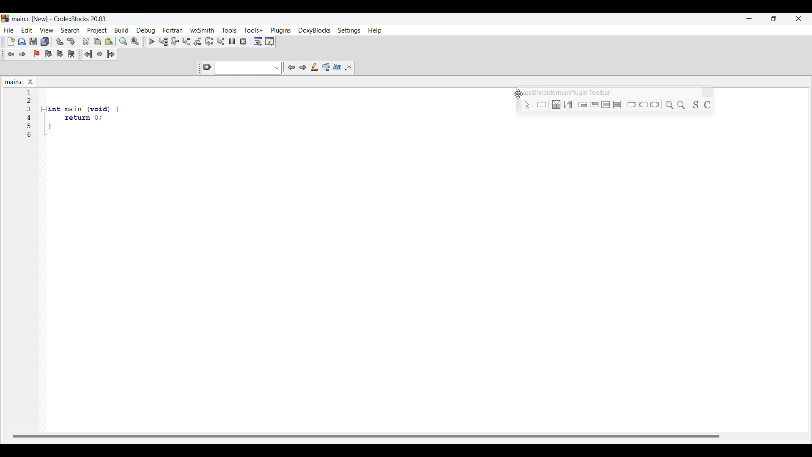 This screenshot has height=457, width=812. What do you see at coordinates (71, 54) in the screenshot?
I see `Clear bookmarks` at bounding box center [71, 54].